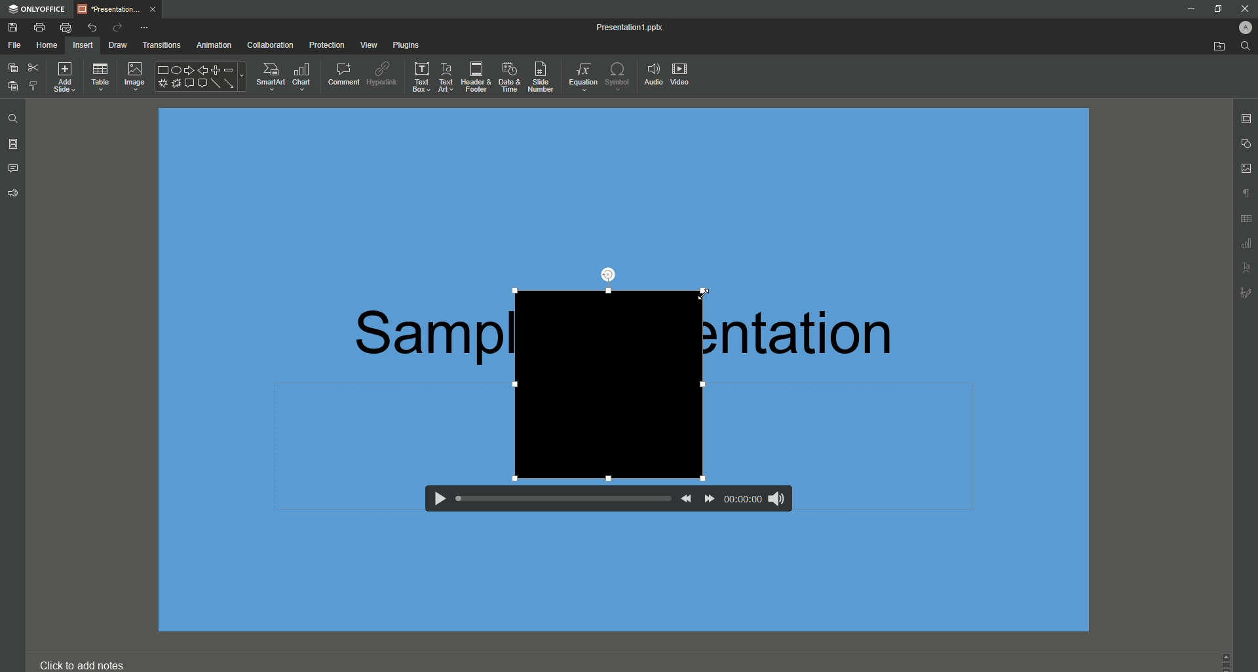 The height and width of the screenshot is (672, 1258). I want to click on Cut, so click(33, 67).